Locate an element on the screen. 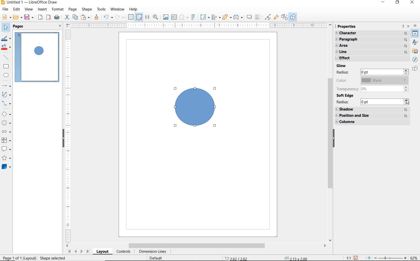 This screenshot has height=261, width=420. SHADOW is located at coordinates (249, 17).